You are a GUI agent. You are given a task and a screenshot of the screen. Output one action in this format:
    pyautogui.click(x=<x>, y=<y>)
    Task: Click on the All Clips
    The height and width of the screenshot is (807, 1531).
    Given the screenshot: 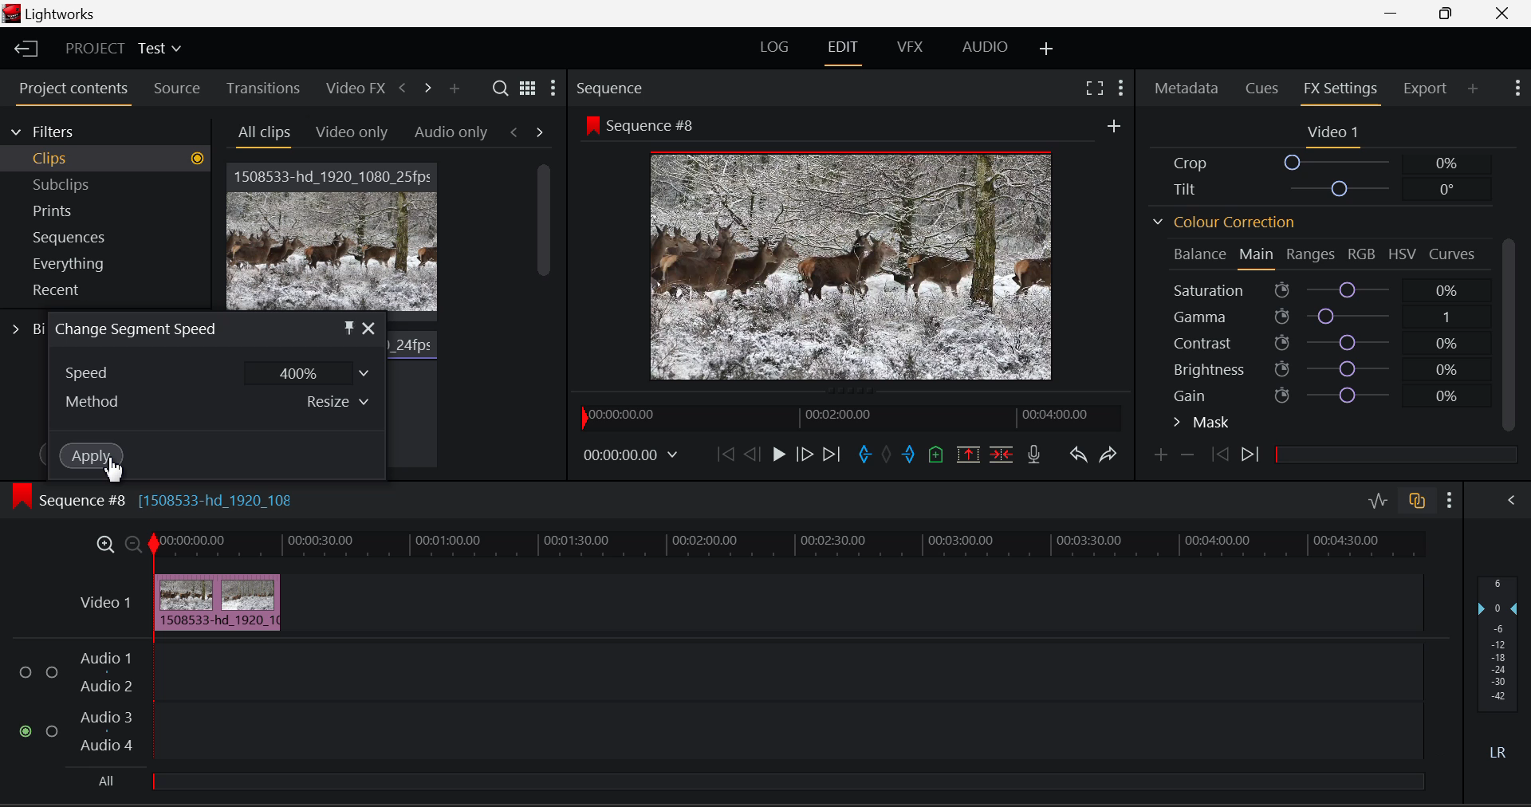 What is the action you would take?
    pyautogui.click(x=263, y=132)
    